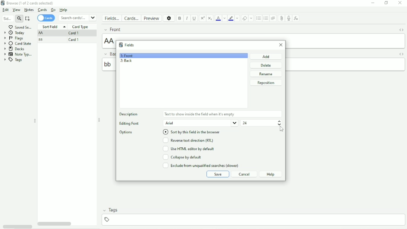  I want to click on Saved Search, so click(21, 27).